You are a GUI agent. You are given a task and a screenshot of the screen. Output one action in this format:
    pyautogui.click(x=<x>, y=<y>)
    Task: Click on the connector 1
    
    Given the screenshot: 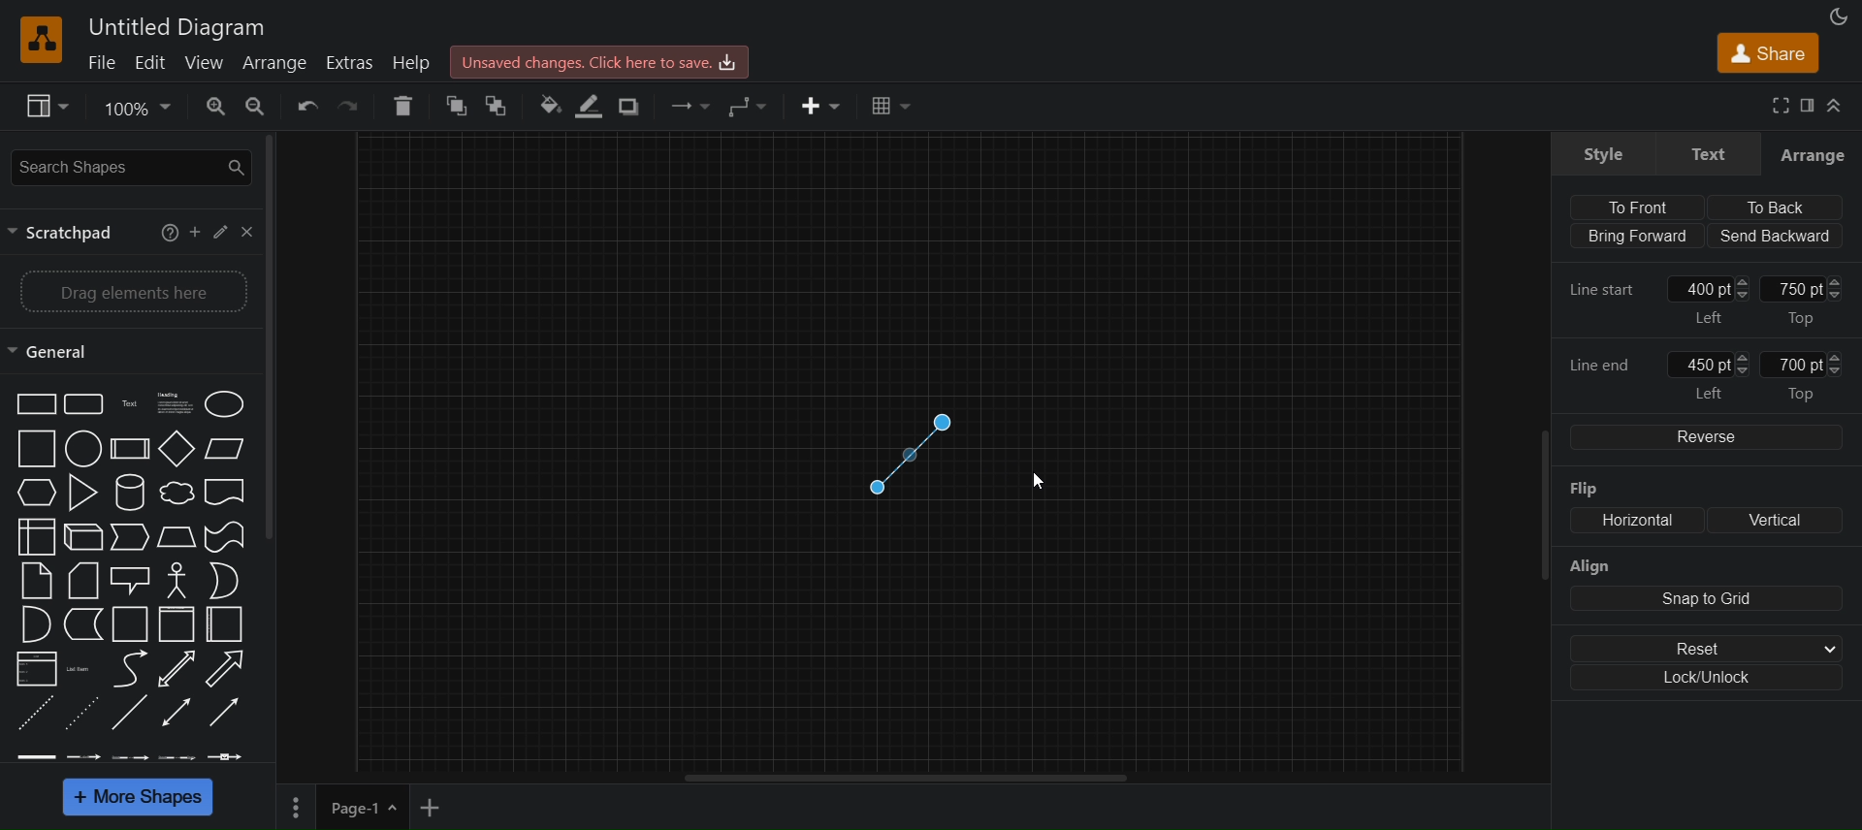 What is the action you would take?
    pyautogui.click(x=35, y=756)
    